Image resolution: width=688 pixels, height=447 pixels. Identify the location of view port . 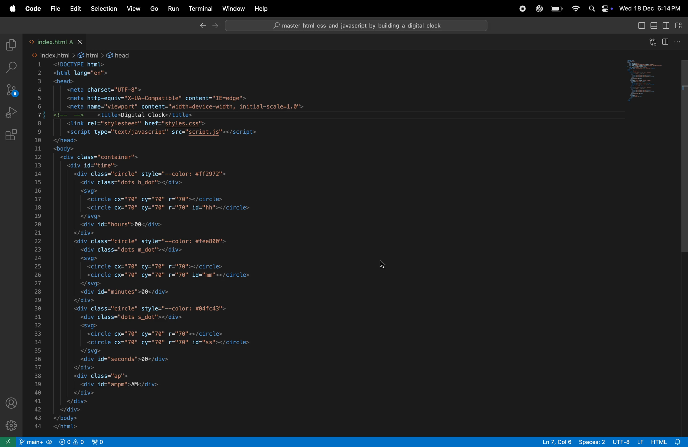
(98, 441).